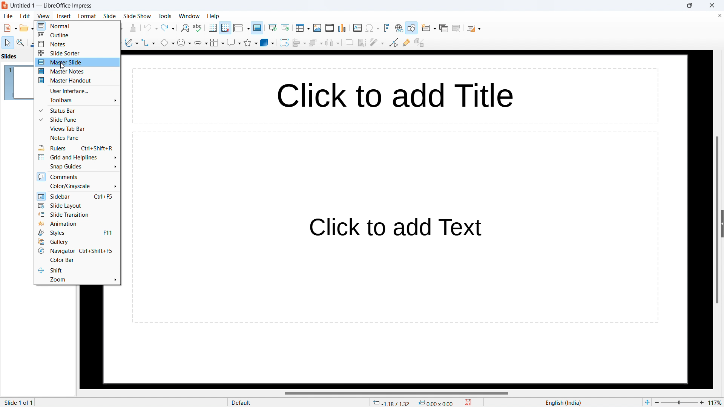 This screenshot has width=724, height=407. What do you see at coordinates (399, 28) in the screenshot?
I see `insert link` at bounding box center [399, 28].